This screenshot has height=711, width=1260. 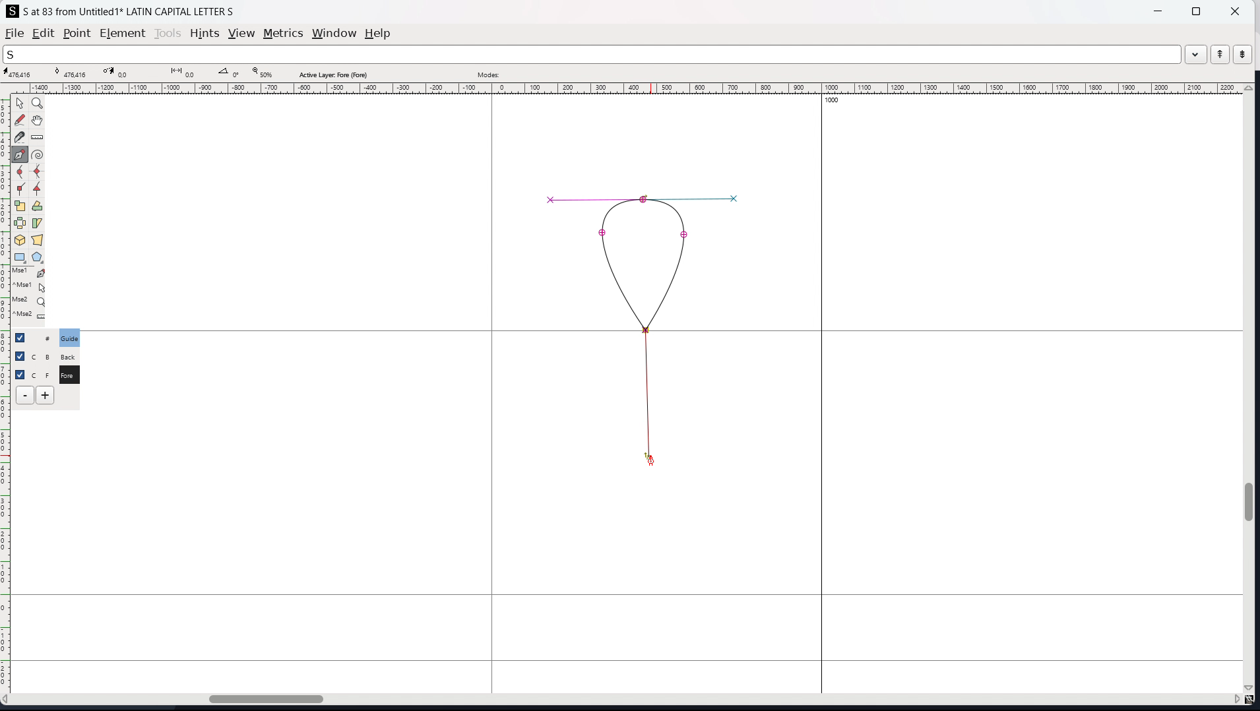 I want to click on delete layer, so click(x=25, y=396).